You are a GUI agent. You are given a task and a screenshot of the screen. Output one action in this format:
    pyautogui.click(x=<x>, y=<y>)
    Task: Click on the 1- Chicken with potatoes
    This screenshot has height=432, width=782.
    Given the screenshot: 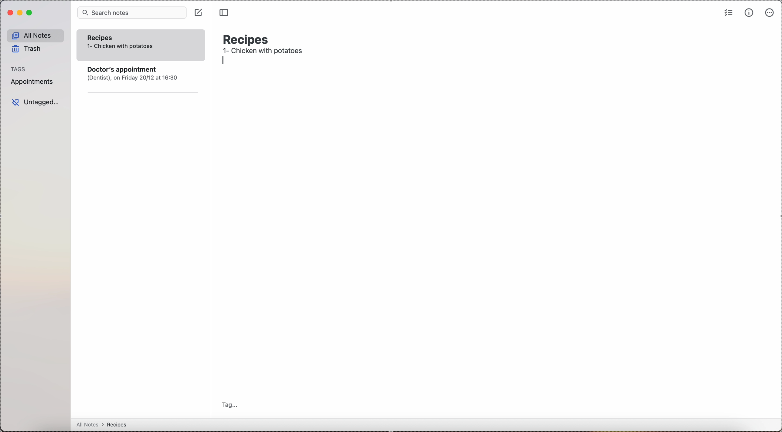 What is the action you would take?
    pyautogui.click(x=121, y=46)
    